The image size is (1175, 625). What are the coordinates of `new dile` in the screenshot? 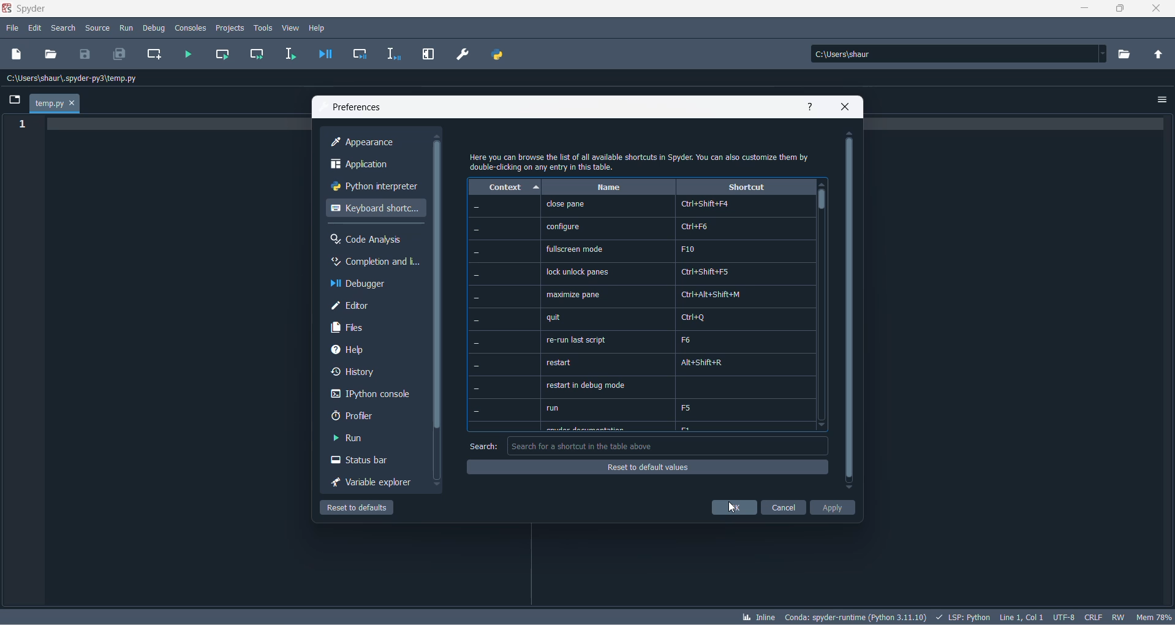 It's located at (17, 53).